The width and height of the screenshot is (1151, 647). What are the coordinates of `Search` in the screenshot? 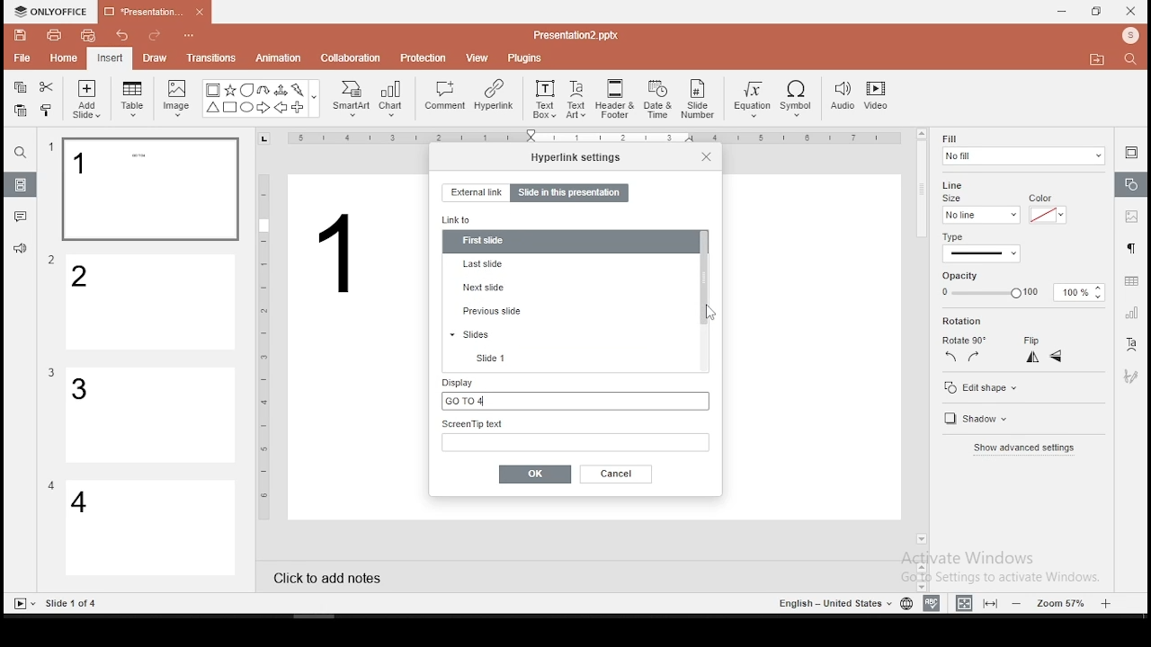 It's located at (1136, 60).